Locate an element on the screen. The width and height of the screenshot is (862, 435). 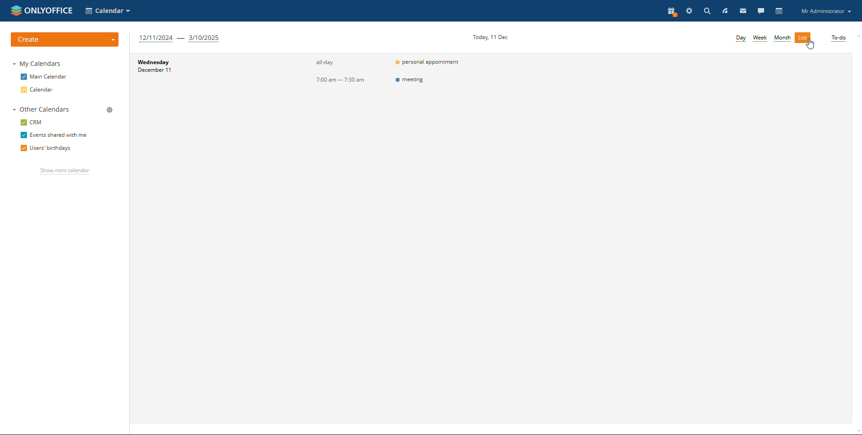
users' birthdays is located at coordinates (46, 148).